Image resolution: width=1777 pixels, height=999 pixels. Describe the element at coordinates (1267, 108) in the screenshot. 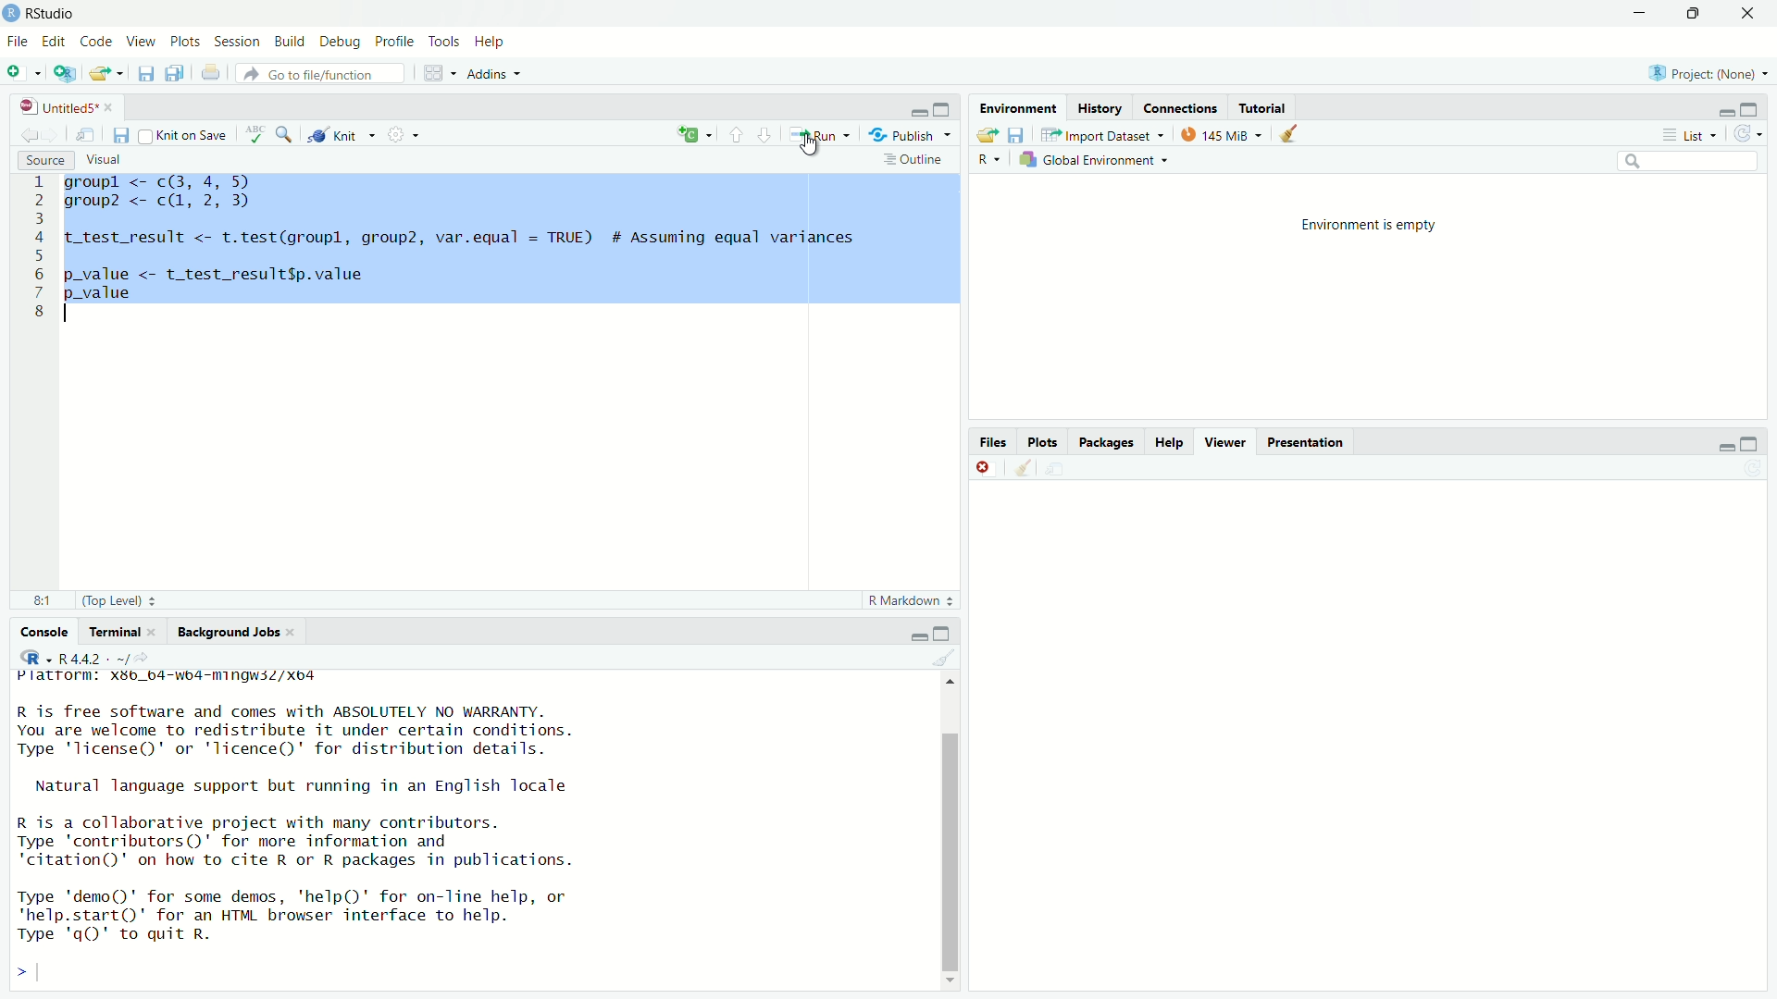

I see `Tutorial` at that location.